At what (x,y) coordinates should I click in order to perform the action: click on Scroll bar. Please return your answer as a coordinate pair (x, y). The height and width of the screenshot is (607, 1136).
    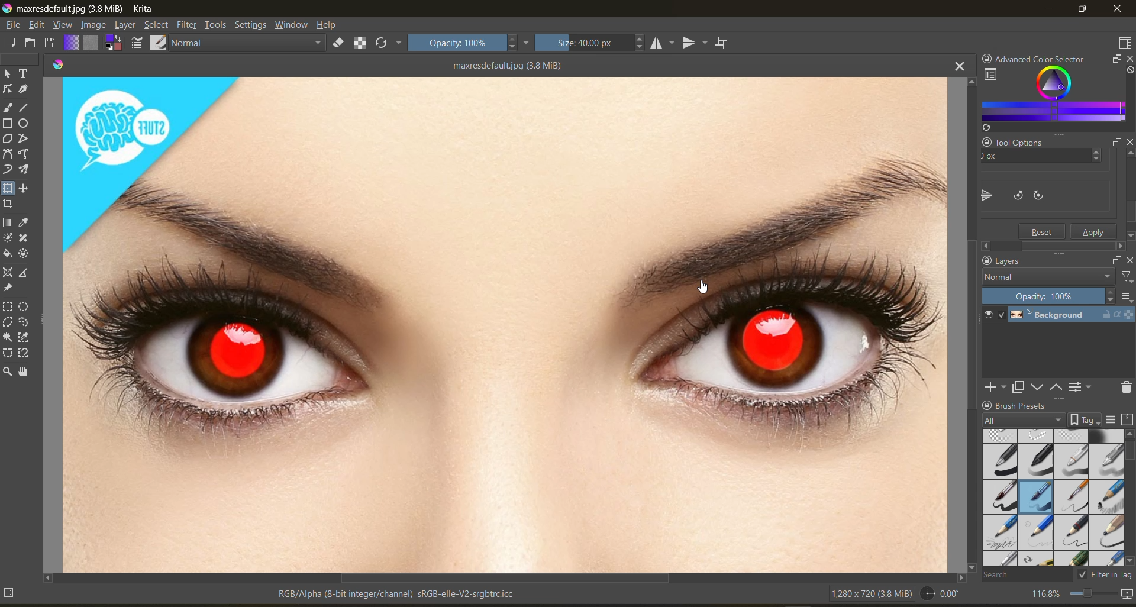
    Looking at the image, I should click on (1053, 246).